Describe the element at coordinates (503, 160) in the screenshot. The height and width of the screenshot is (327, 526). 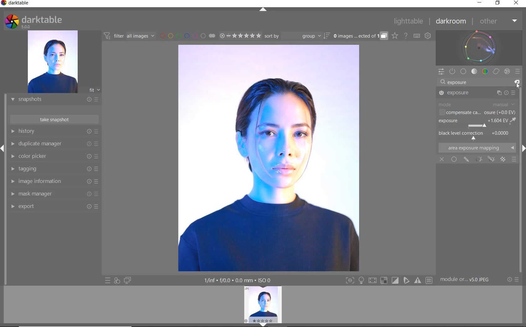
I see `MASK OPTION` at that location.